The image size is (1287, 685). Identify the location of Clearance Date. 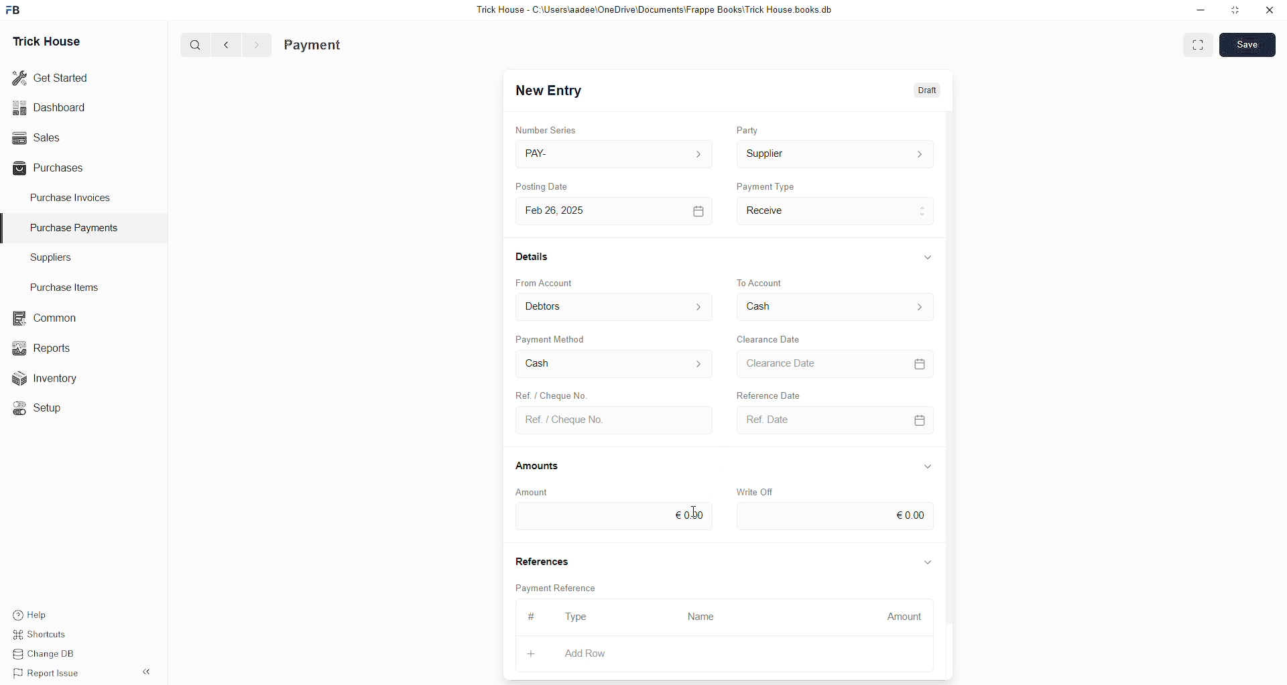
(770, 338).